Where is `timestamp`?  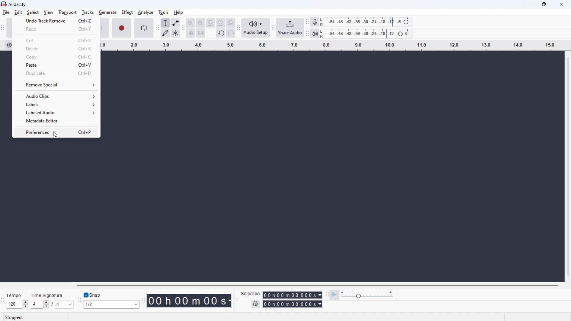
timestamp is located at coordinates (186, 300).